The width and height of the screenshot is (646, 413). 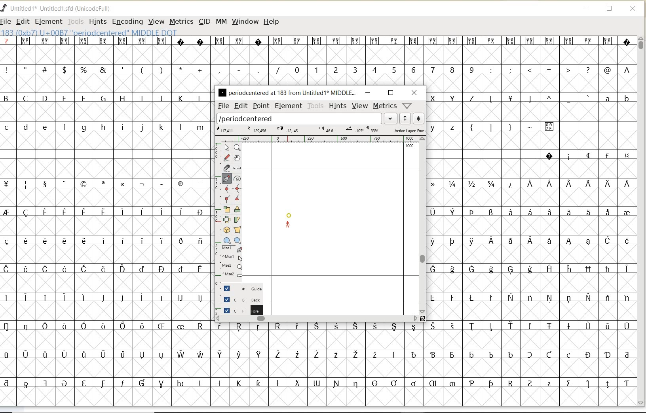 I want to click on draw a freehand curve, so click(x=226, y=157).